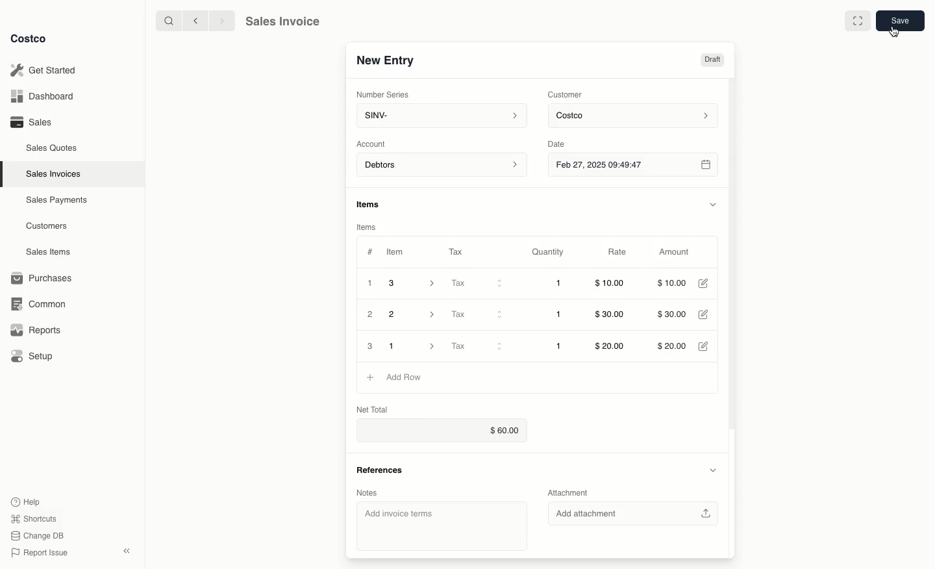  What do you see at coordinates (567, 142) in the screenshot?
I see `Date` at bounding box center [567, 142].